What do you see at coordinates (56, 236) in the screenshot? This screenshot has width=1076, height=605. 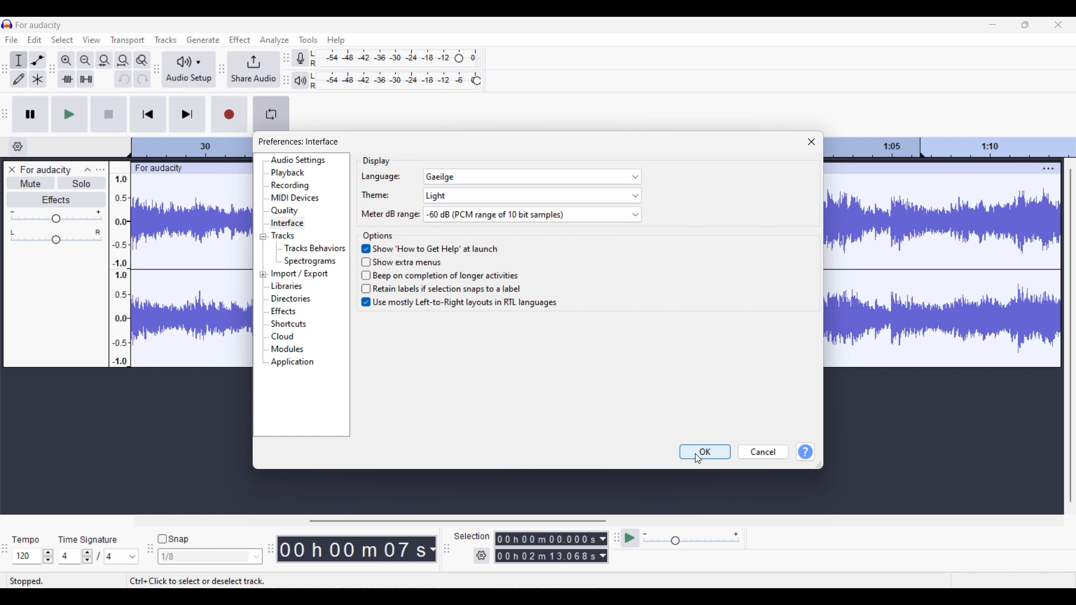 I see `Pan scale` at bounding box center [56, 236].